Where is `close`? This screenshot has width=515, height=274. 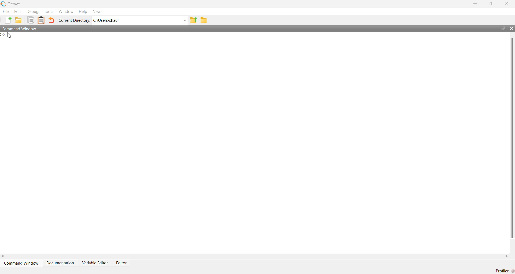
close is located at coordinates (507, 3).